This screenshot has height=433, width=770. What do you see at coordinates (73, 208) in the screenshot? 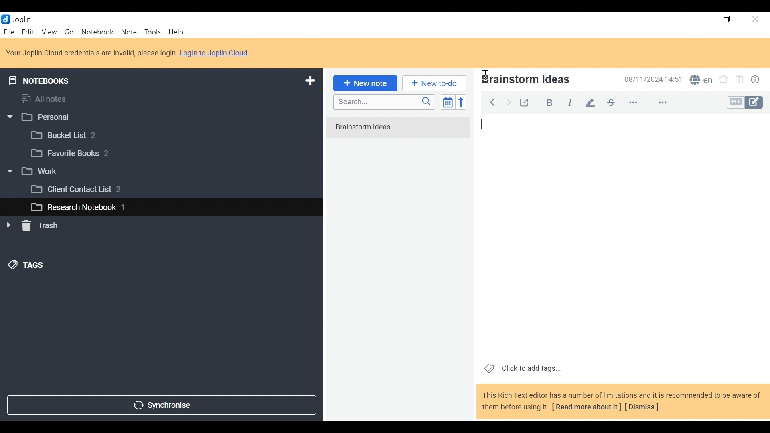
I see `L_] Research Notebook` at bounding box center [73, 208].